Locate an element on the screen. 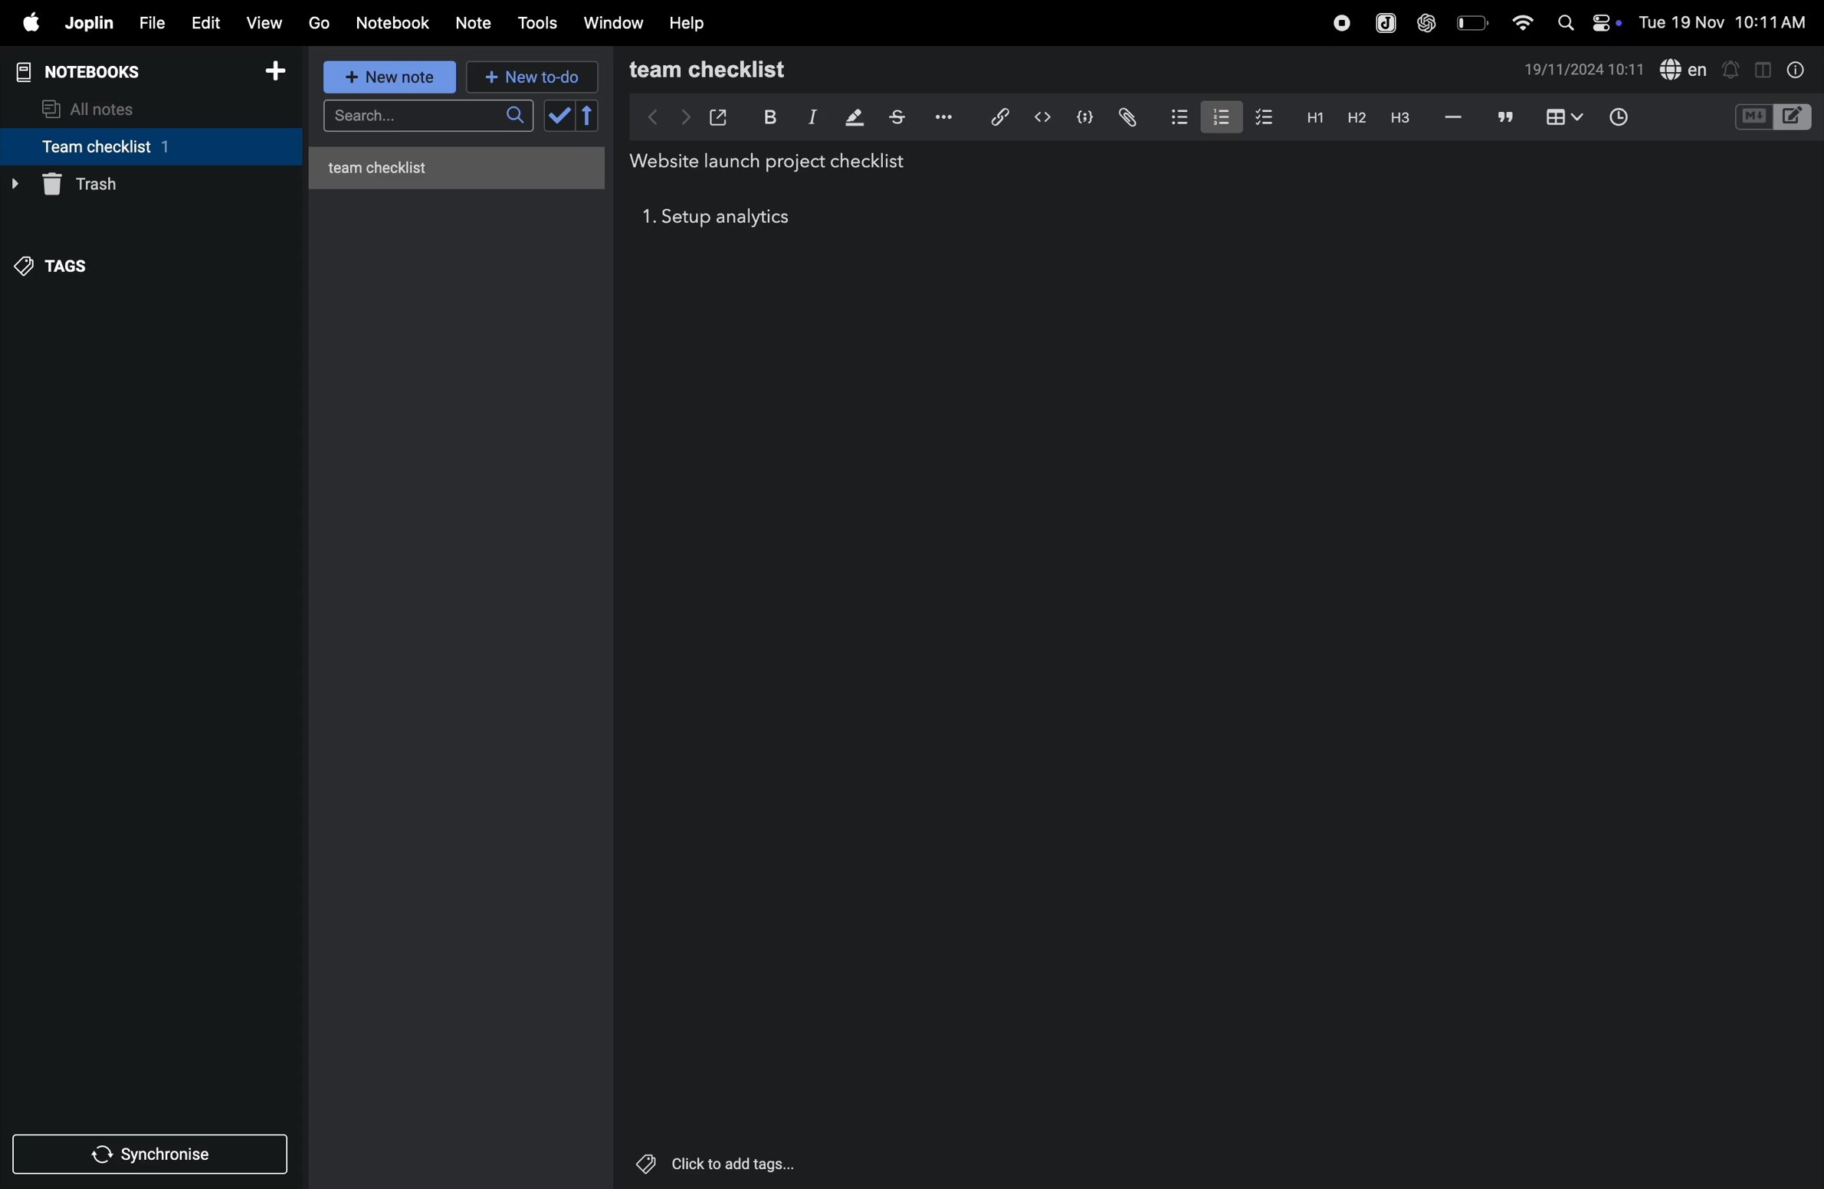  window is located at coordinates (612, 24).